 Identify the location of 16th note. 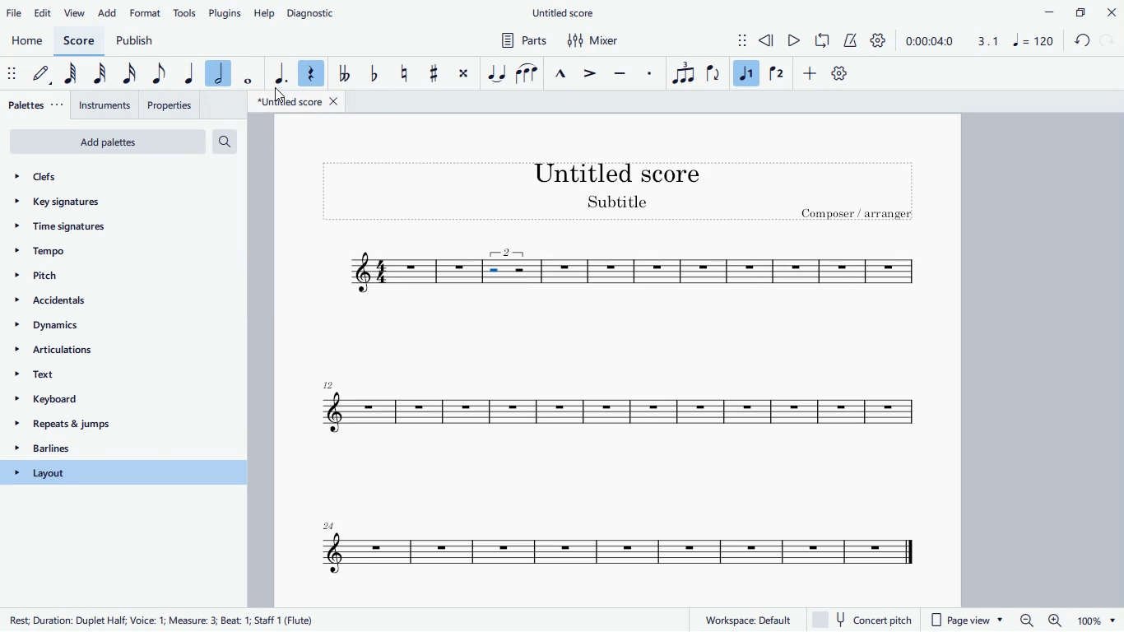
(130, 74).